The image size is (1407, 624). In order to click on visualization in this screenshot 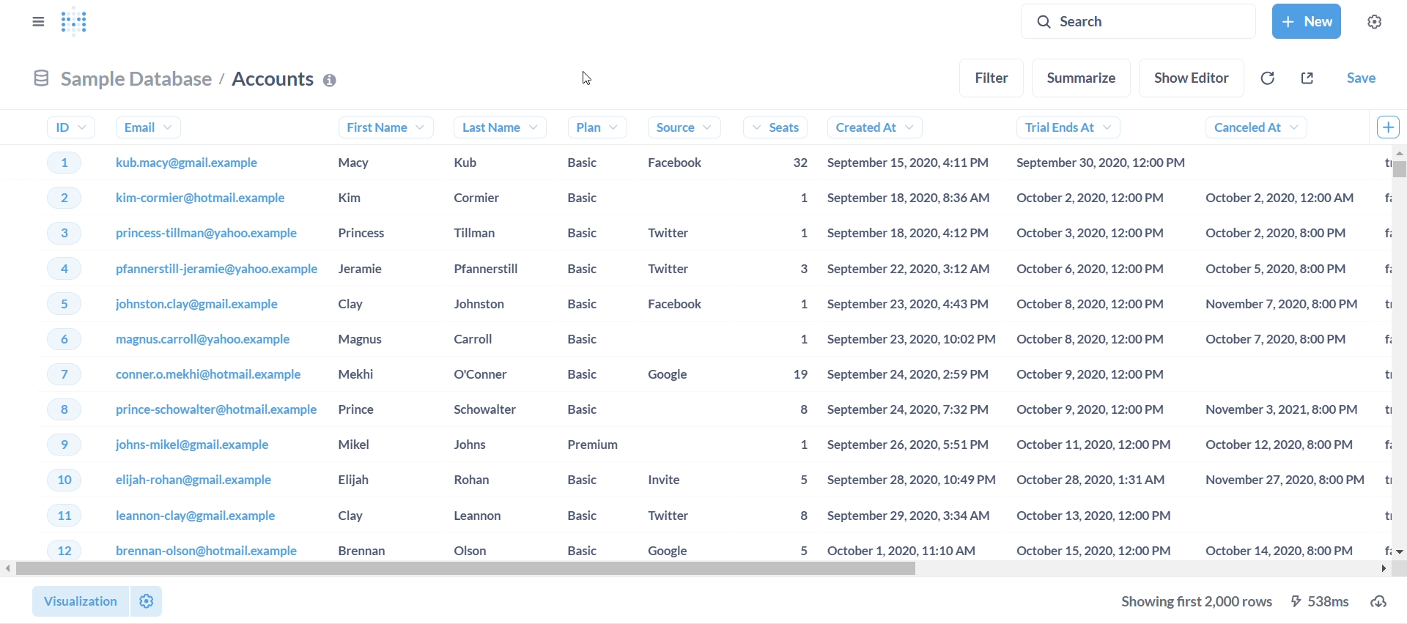, I will do `click(80, 601)`.